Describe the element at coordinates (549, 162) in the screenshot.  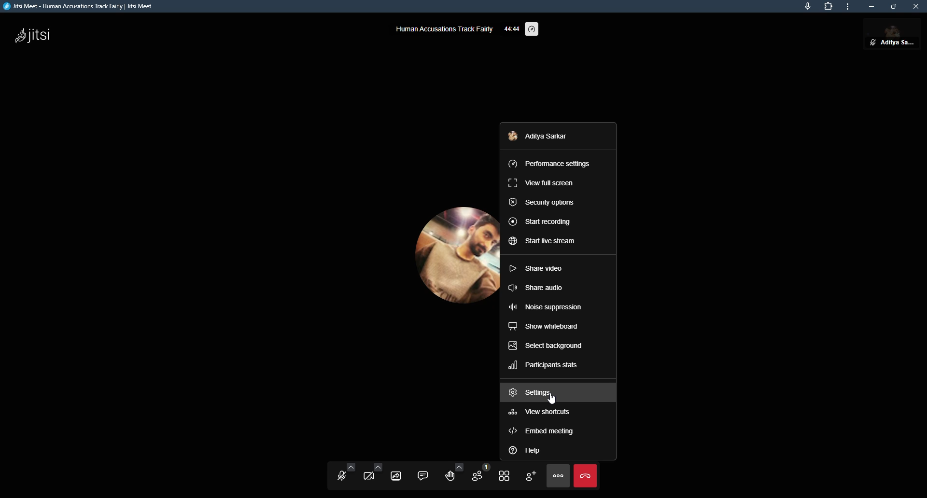
I see `performance setting` at that location.